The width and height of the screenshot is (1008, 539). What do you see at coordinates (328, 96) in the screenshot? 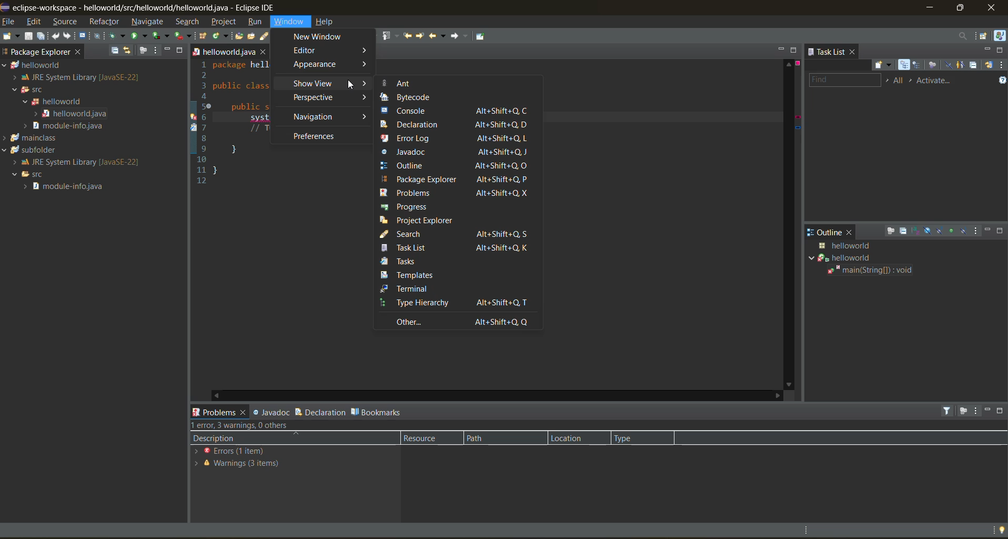
I see `perspective` at bounding box center [328, 96].